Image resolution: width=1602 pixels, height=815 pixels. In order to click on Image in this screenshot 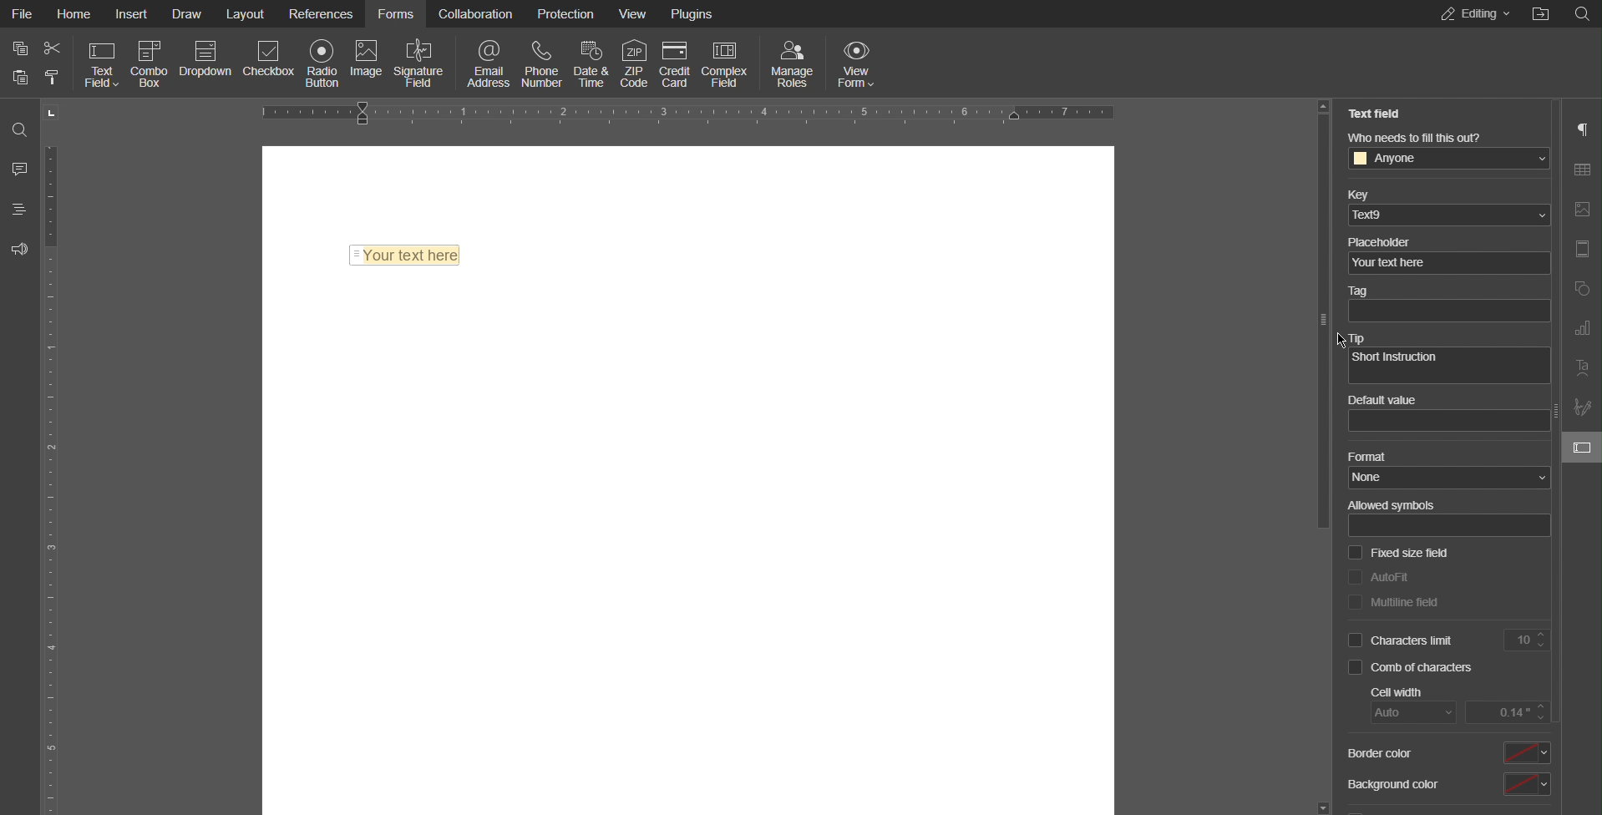, I will do `click(368, 62)`.